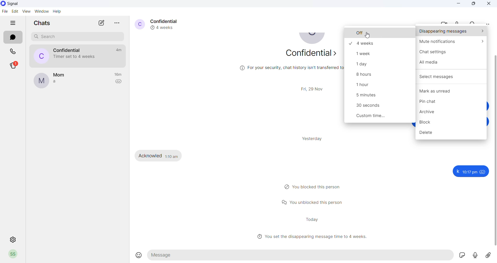 This screenshot has height=263, width=497. I want to click on contact, so click(63, 74).